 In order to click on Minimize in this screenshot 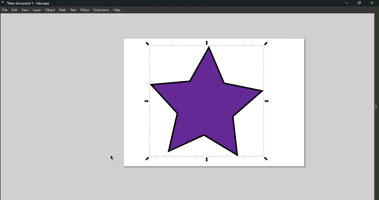, I will do `click(346, 3)`.